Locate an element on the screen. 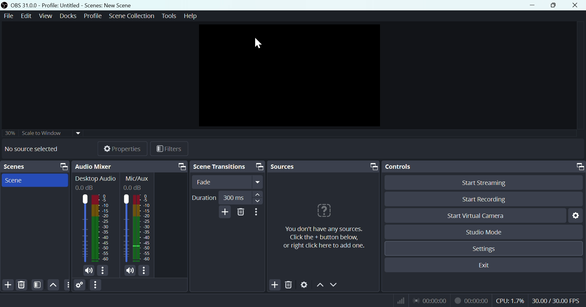 This screenshot has height=307, width=586. Edit is located at coordinates (27, 16).